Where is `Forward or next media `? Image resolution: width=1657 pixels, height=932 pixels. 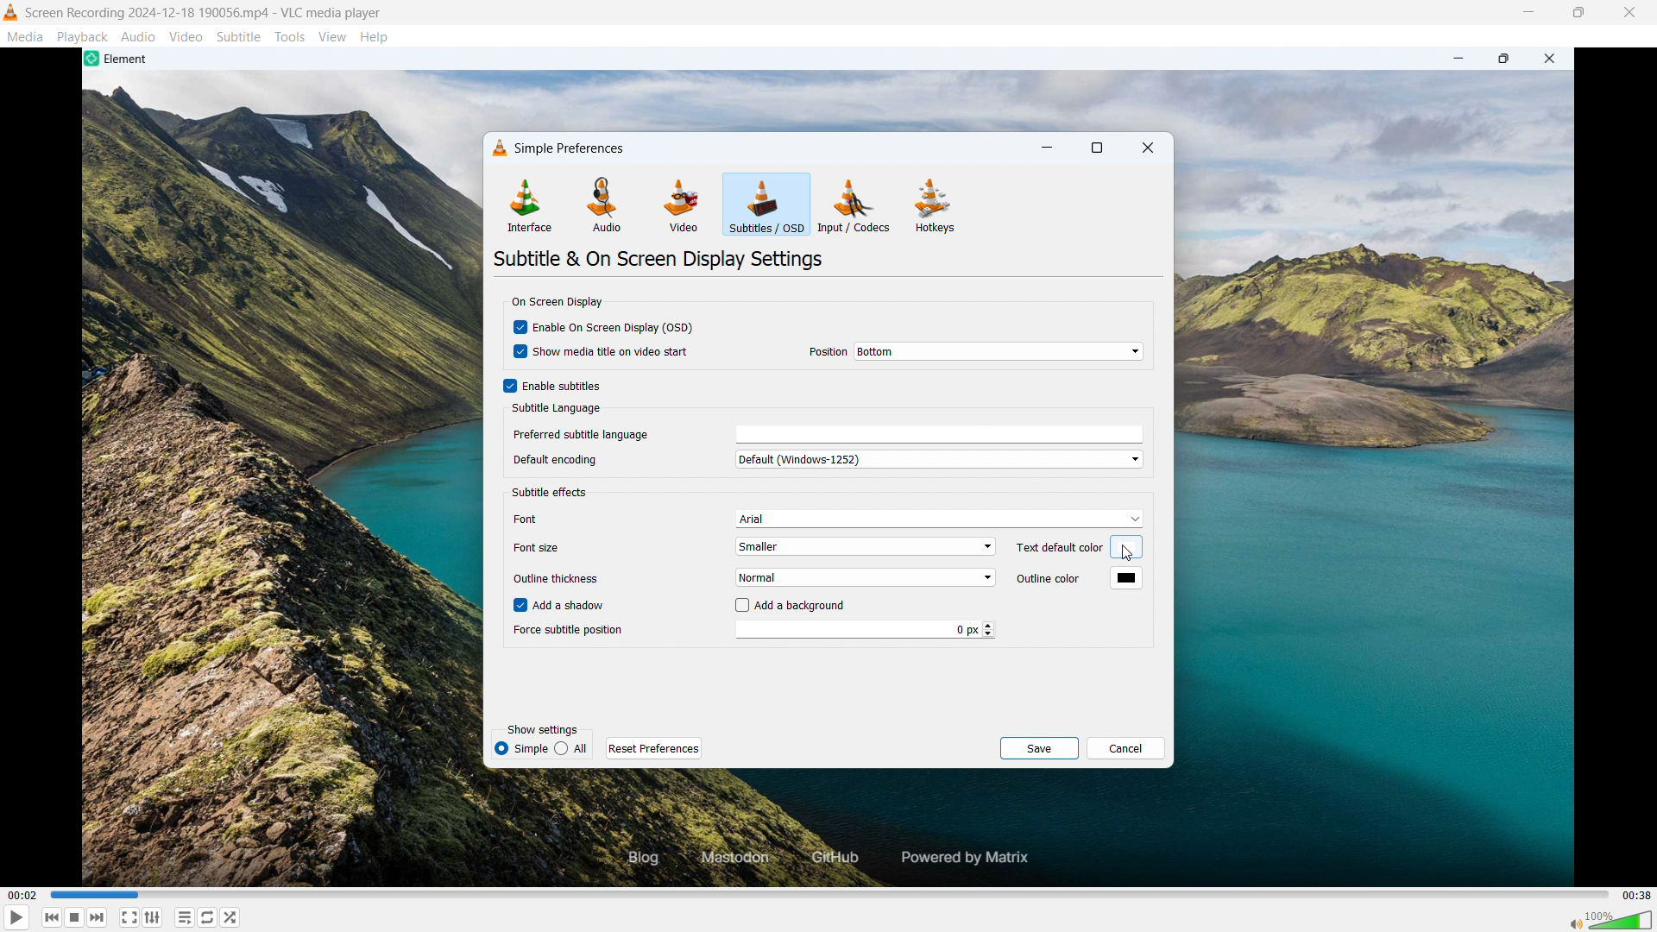 Forward or next media  is located at coordinates (75, 917).